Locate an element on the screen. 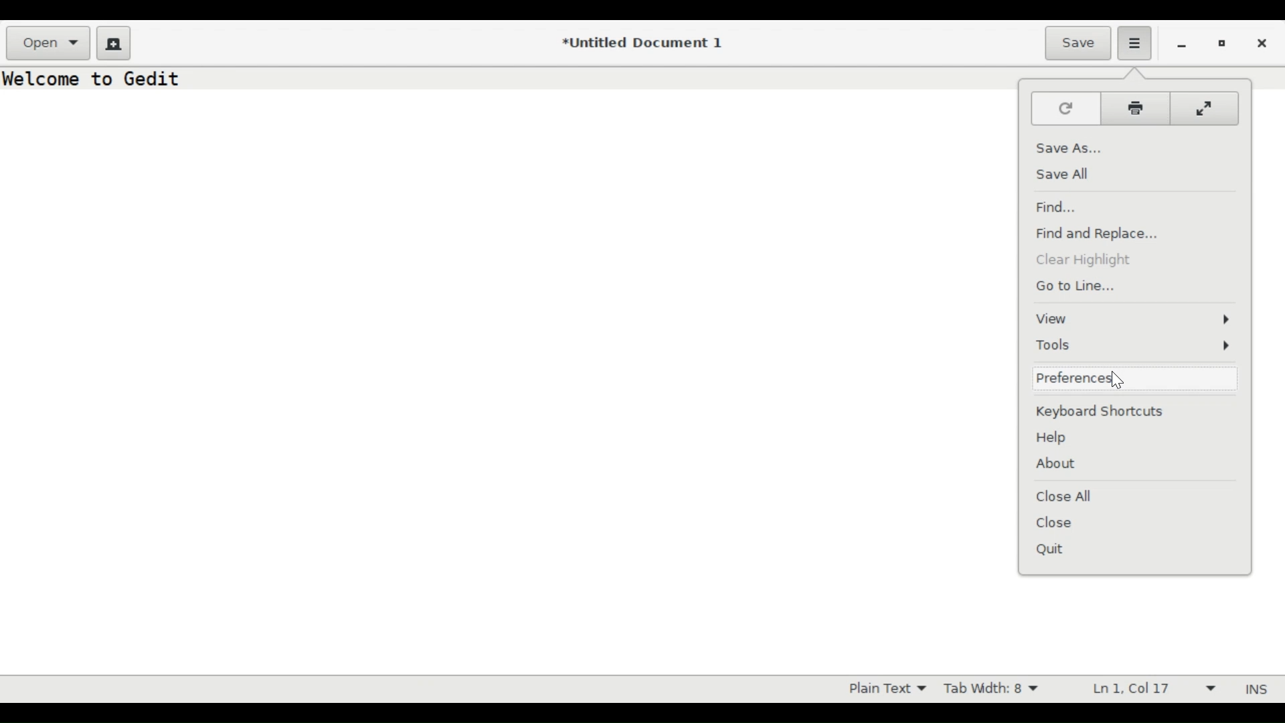 This screenshot has height=723, width=1285. Application menu is located at coordinates (1135, 44).